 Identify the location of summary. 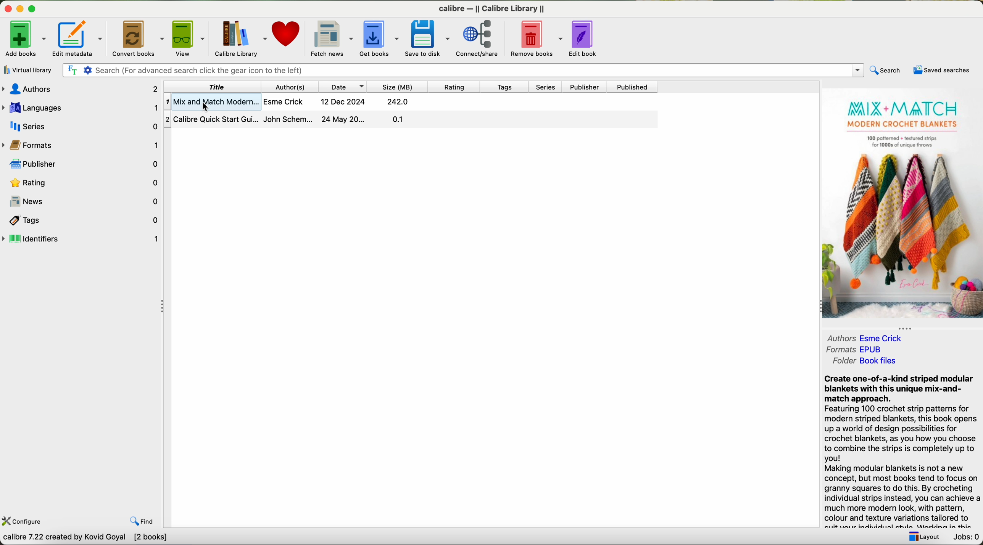
(901, 451).